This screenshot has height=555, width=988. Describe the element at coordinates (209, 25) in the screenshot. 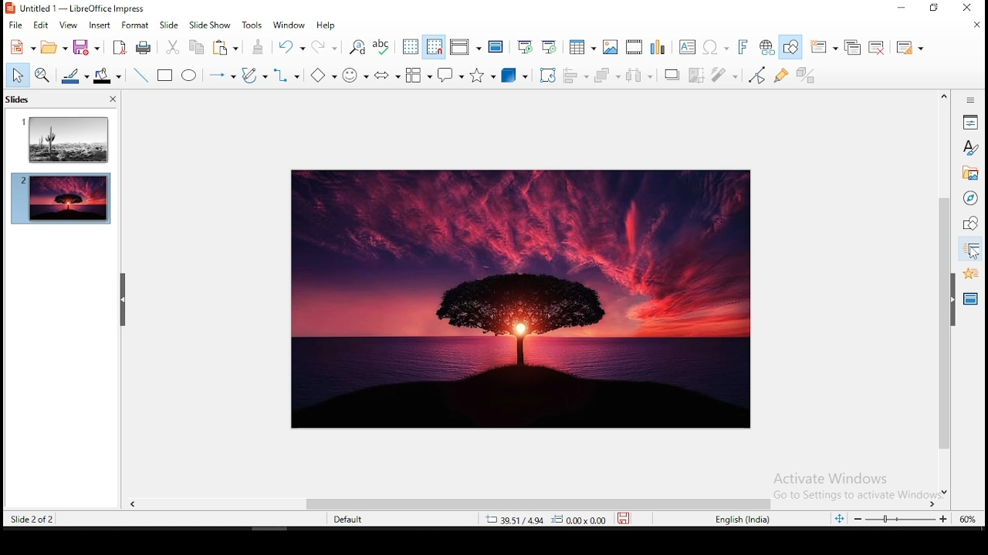

I see `slide show` at that location.